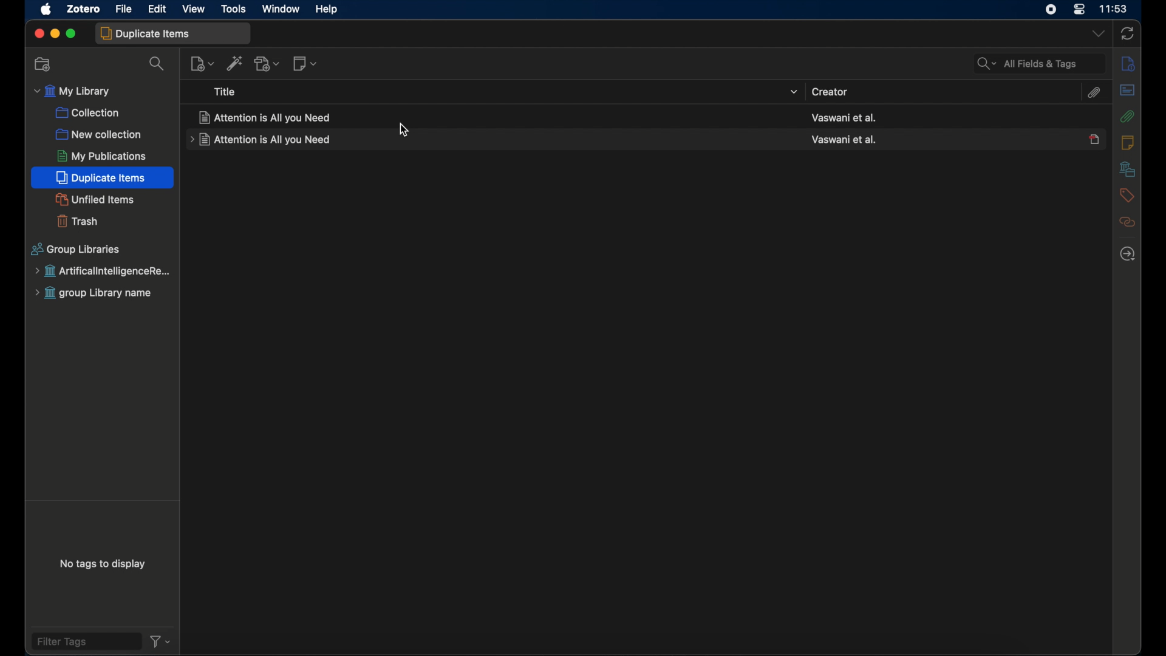 This screenshot has width=1166, height=656. I want to click on all fields and tags, so click(1038, 64).